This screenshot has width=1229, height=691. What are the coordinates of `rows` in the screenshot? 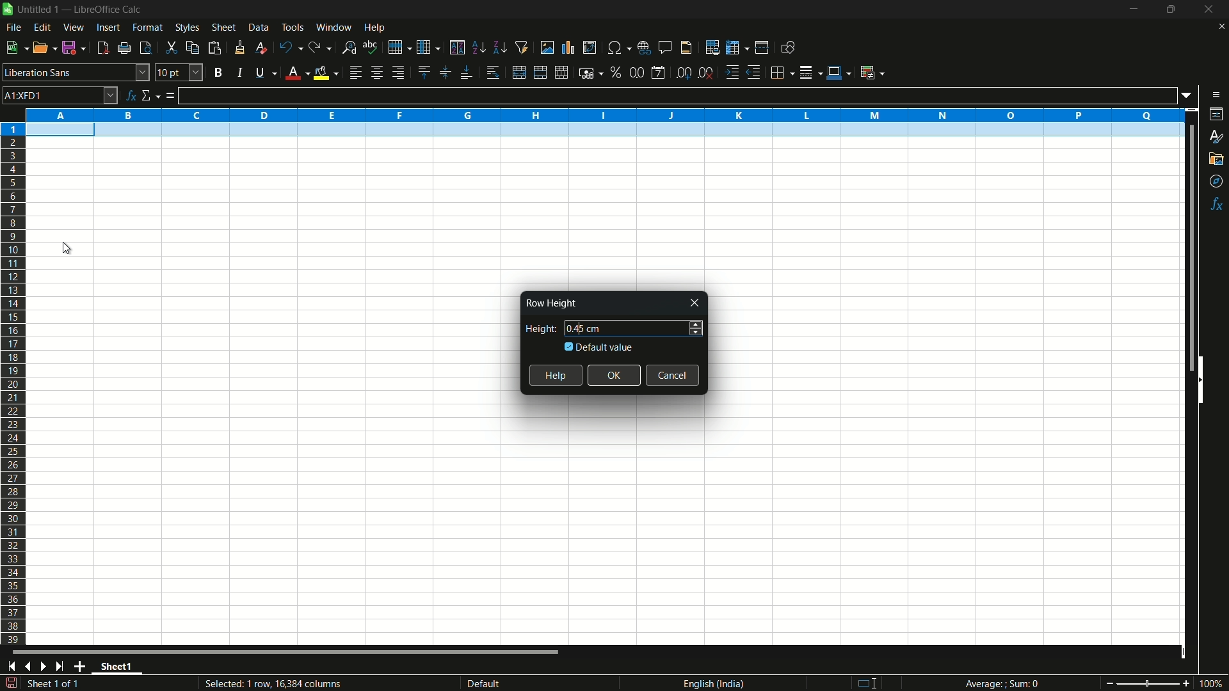 It's located at (13, 383).